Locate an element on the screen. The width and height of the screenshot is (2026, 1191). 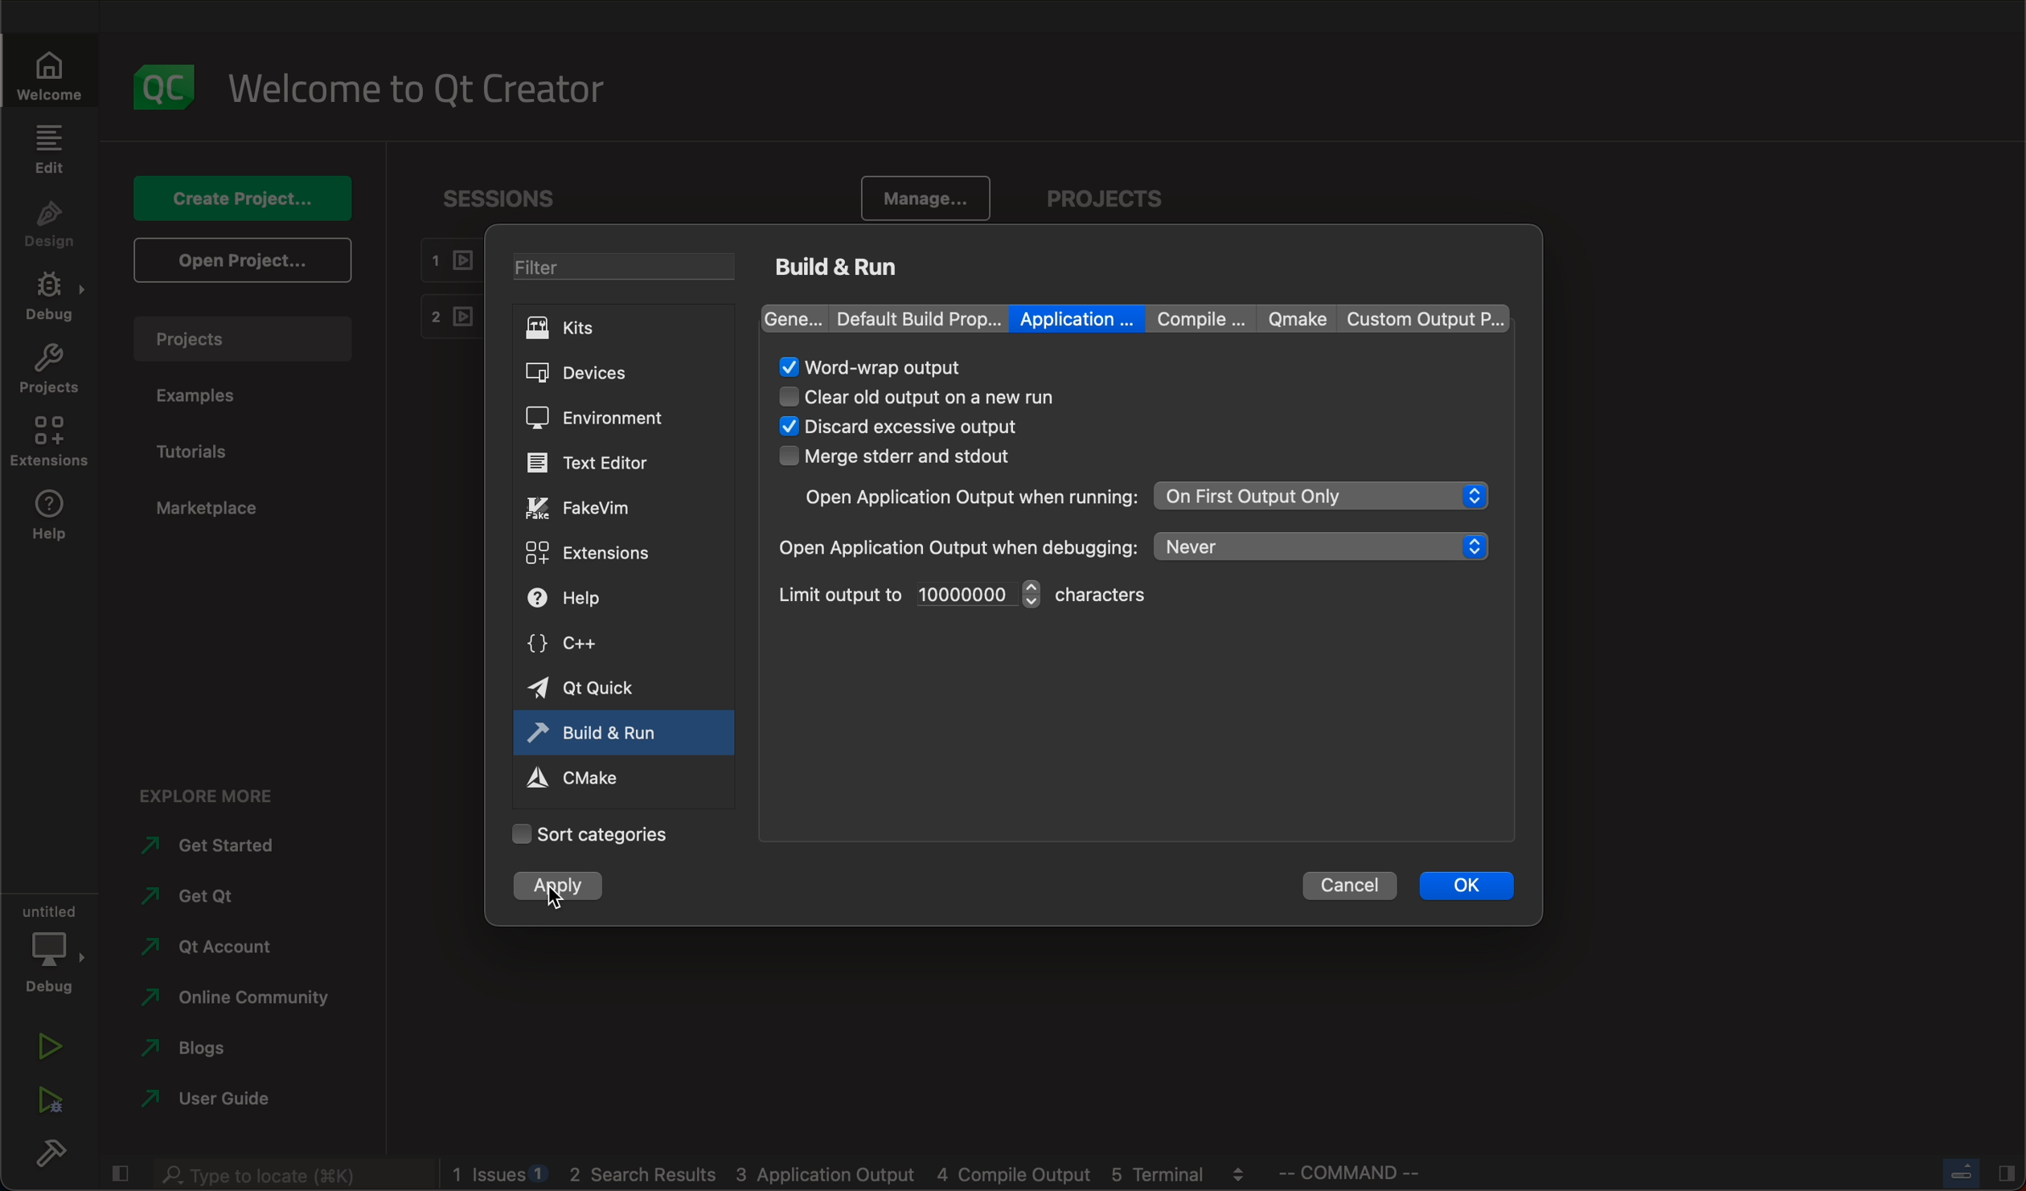
cle3ar old output is located at coordinates (954, 397).